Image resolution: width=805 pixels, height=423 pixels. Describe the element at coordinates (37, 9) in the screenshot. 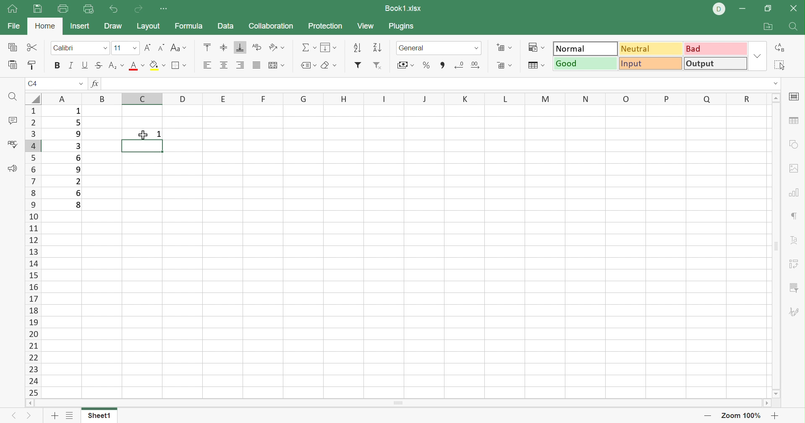

I see `Save` at that location.